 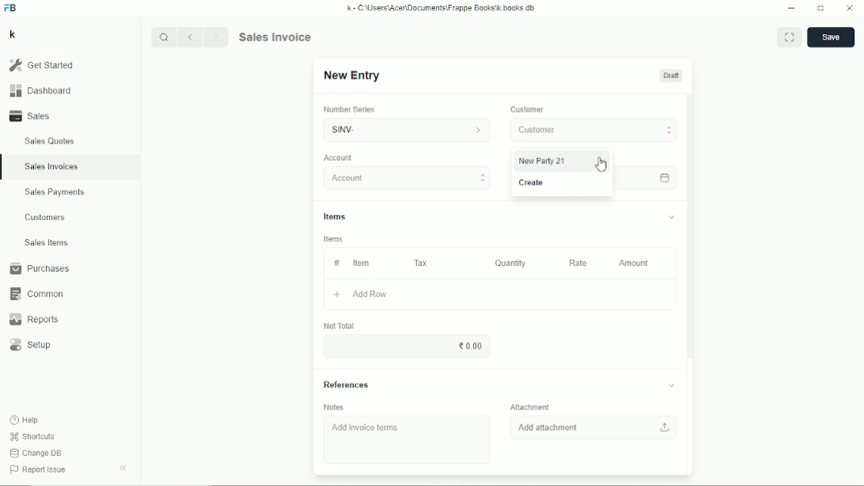 I want to click on References, so click(x=501, y=385).